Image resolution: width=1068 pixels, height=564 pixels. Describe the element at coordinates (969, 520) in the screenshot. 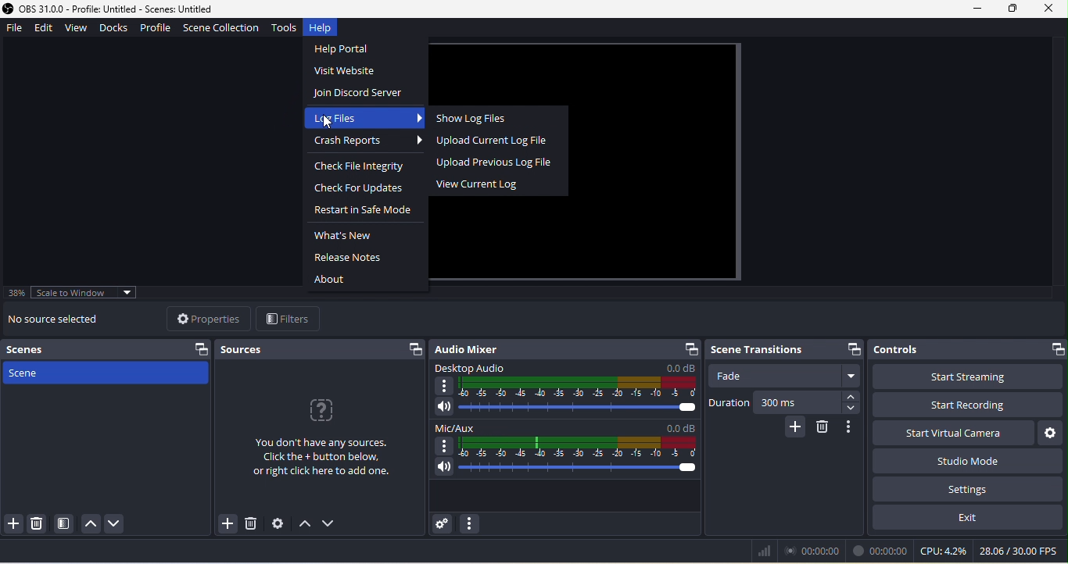

I see `exit` at that location.